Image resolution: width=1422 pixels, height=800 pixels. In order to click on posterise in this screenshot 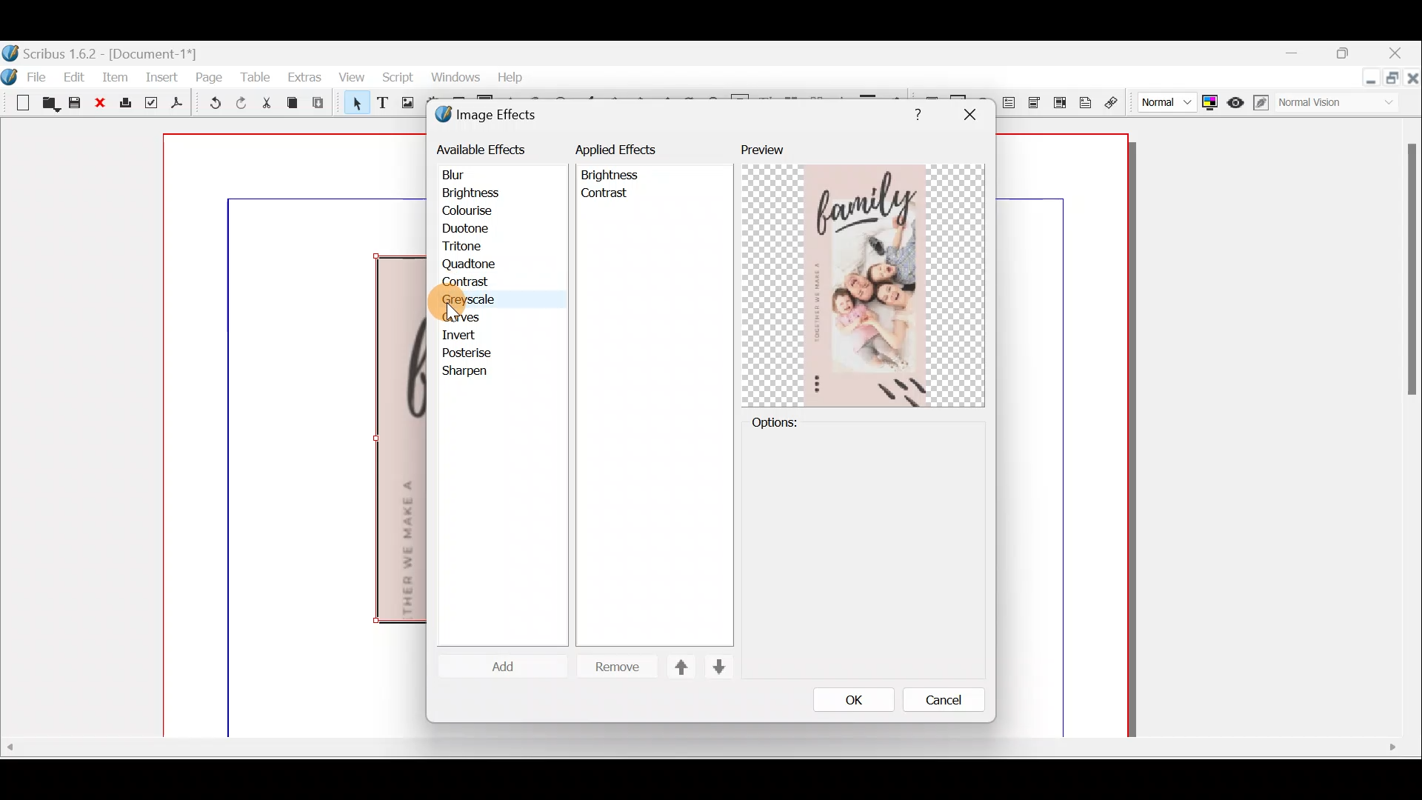, I will do `click(471, 354)`.